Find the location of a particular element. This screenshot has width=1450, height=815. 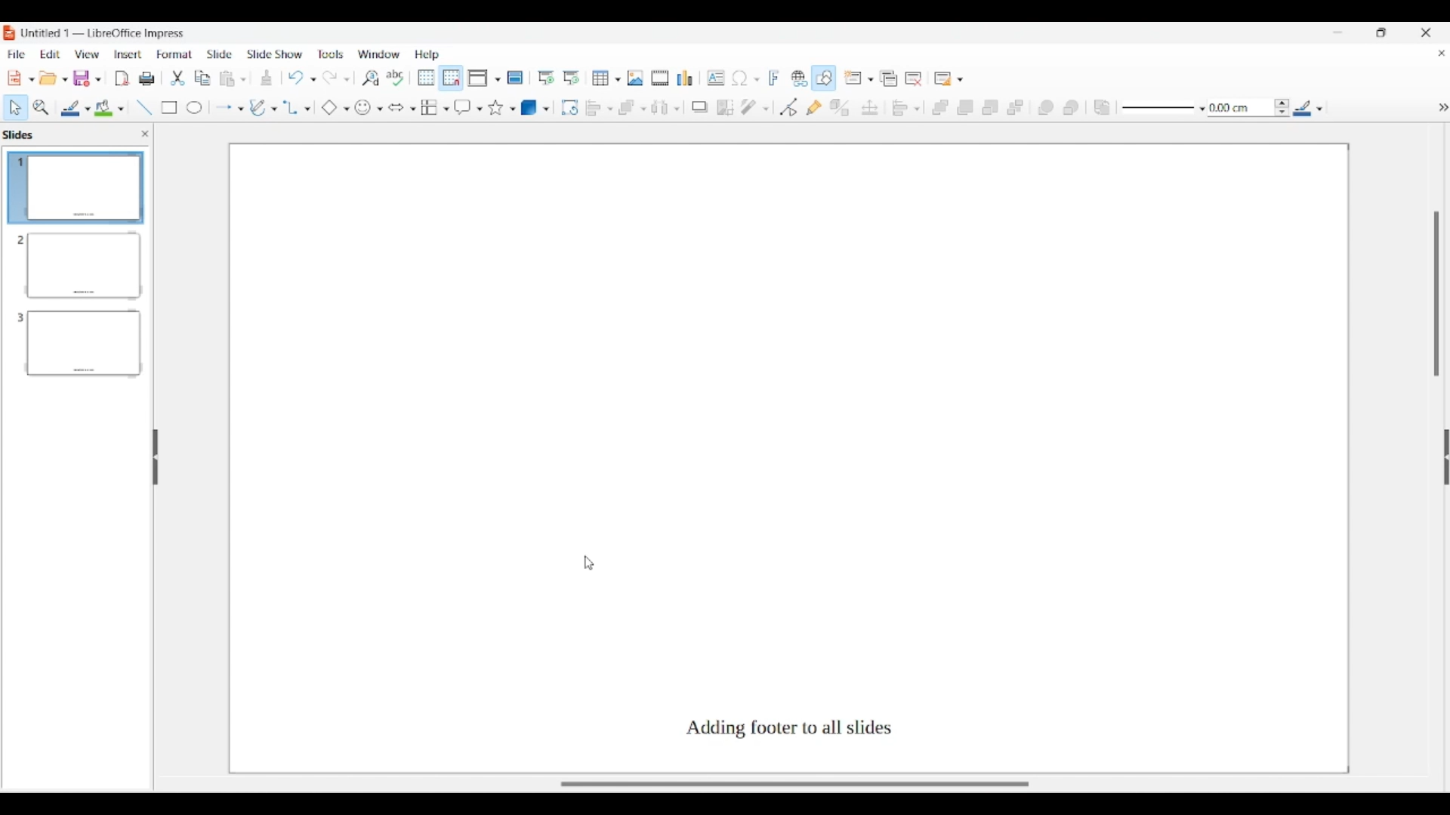

Color is located at coordinates (107, 106).